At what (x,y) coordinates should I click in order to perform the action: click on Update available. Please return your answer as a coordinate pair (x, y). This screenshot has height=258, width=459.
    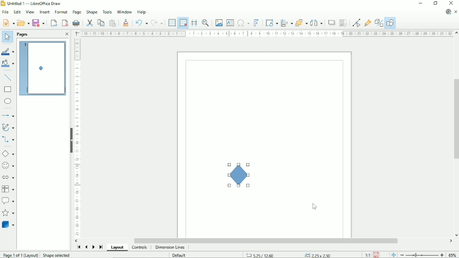
    Looking at the image, I should click on (448, 12).